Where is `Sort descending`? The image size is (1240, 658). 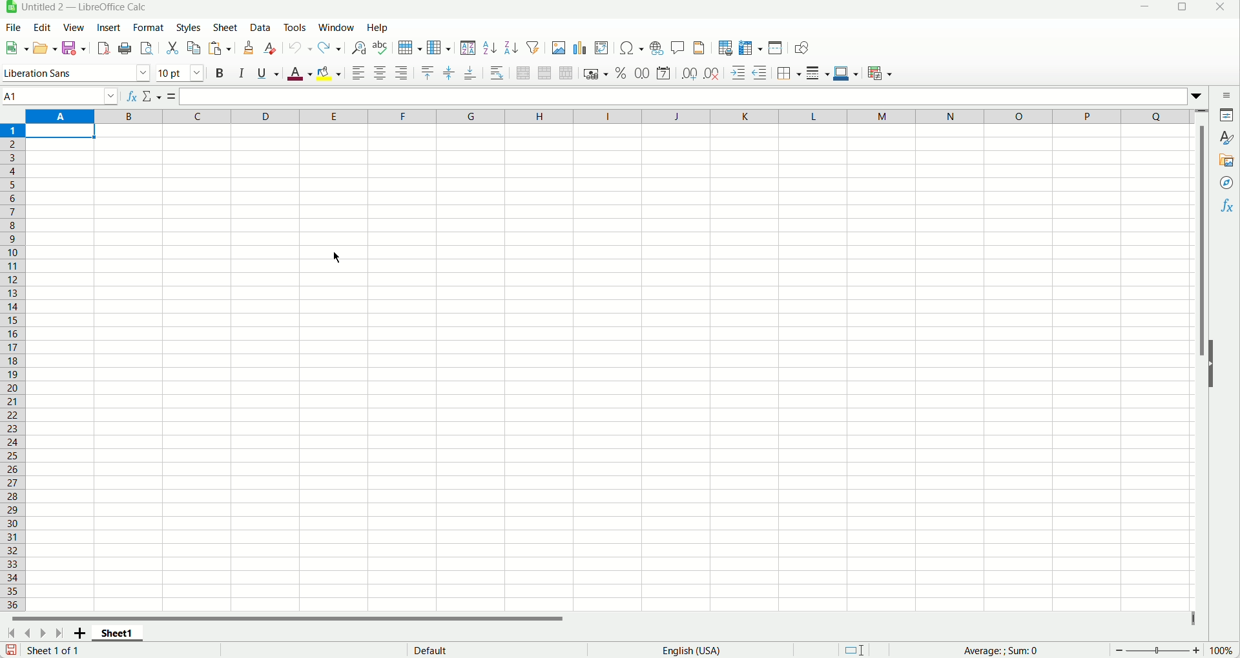 Sort descending is located at coordinates (512, 47).